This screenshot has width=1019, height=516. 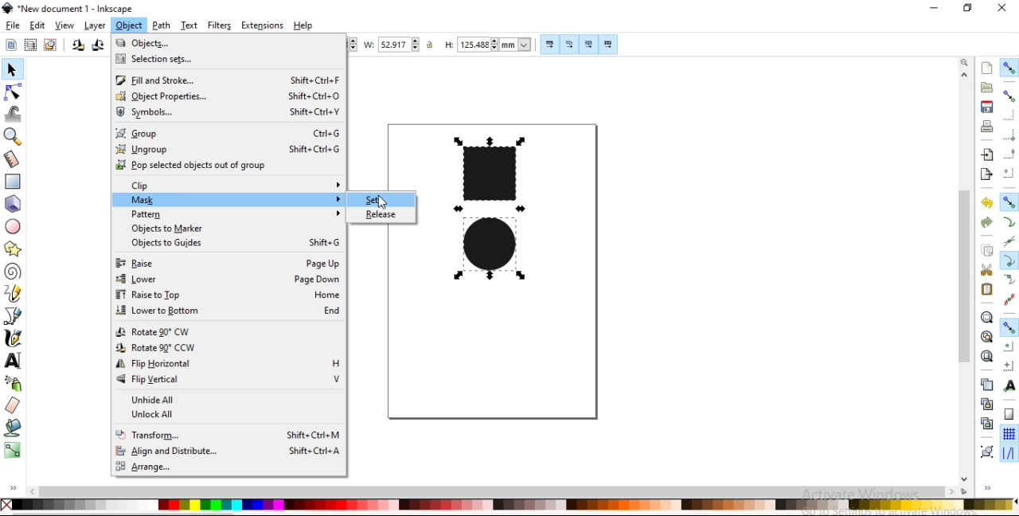 What do you see at coordinates (220, 25) in the screenshot?
I see `filters` at bounding box center [220, 25].